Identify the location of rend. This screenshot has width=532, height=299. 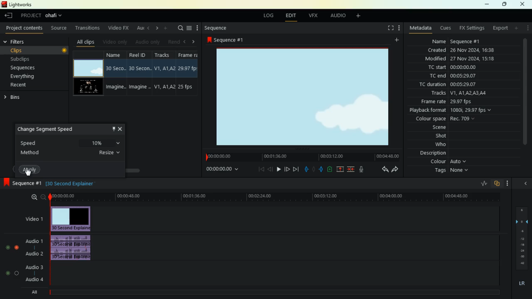
(173, 42).